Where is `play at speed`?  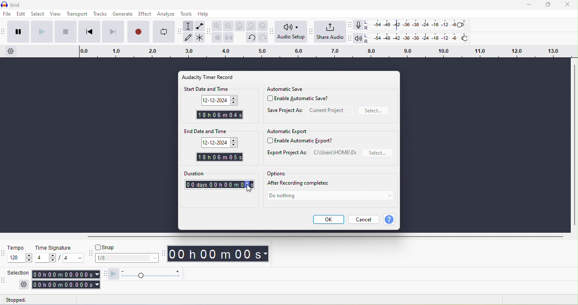 play at speed is located at coordinates (151, 274).